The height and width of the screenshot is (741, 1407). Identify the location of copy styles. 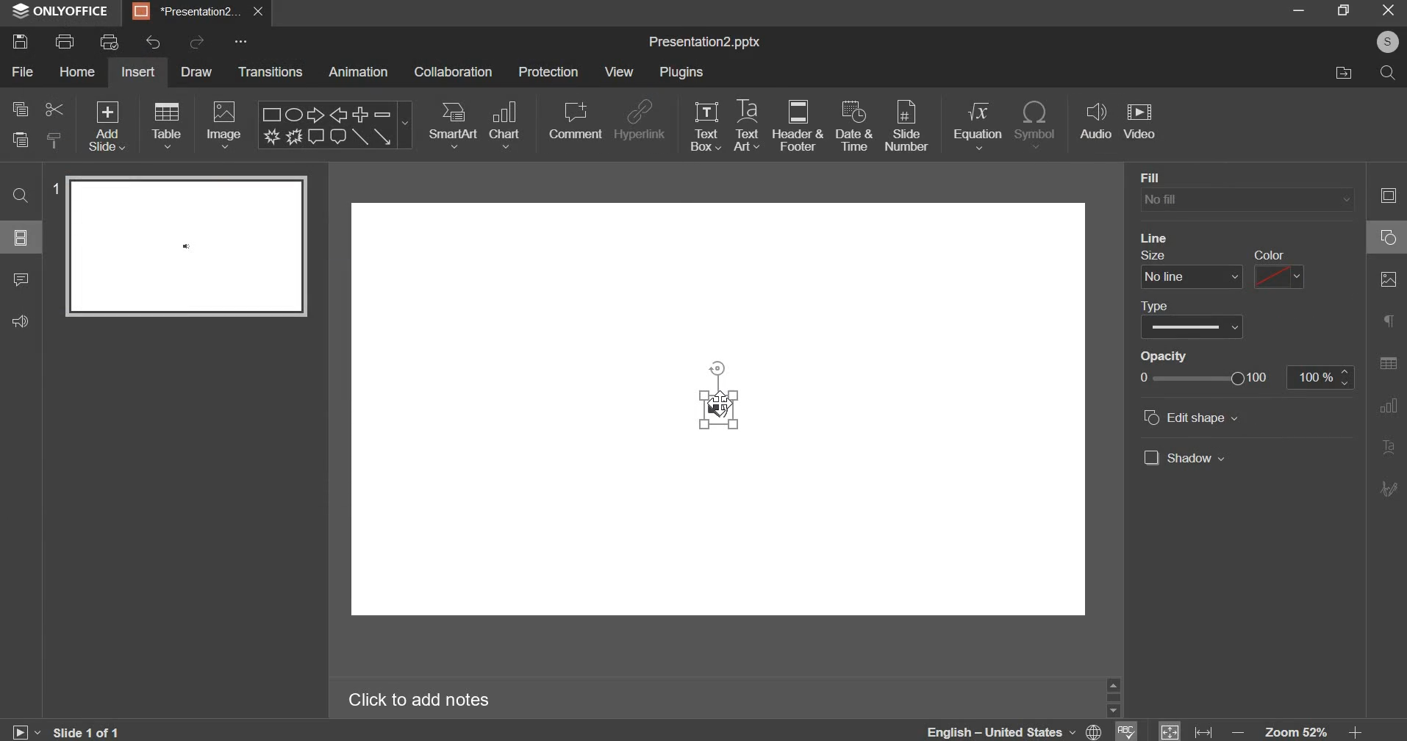
(56, 140).